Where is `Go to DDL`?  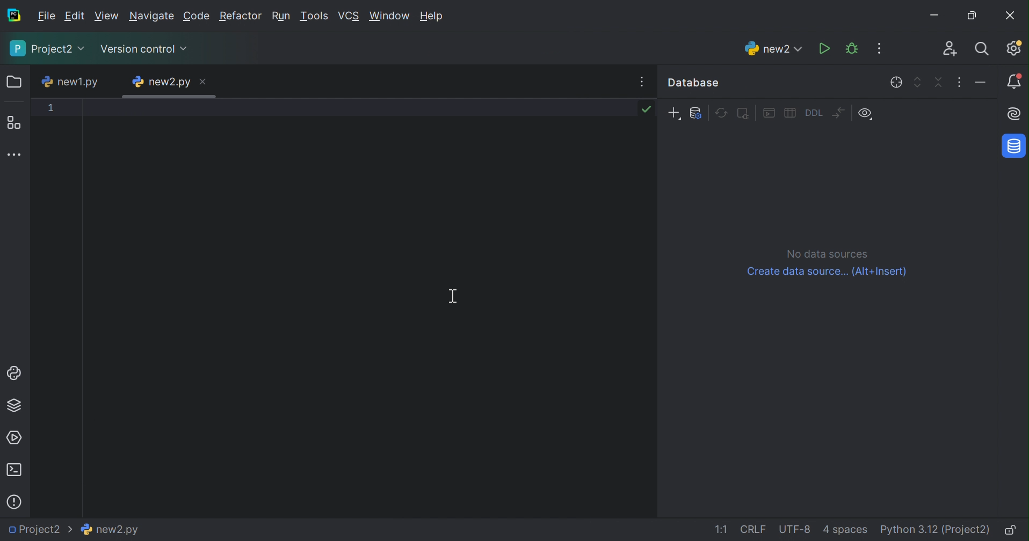
Go to DDL is located at coordinates (813, 113).